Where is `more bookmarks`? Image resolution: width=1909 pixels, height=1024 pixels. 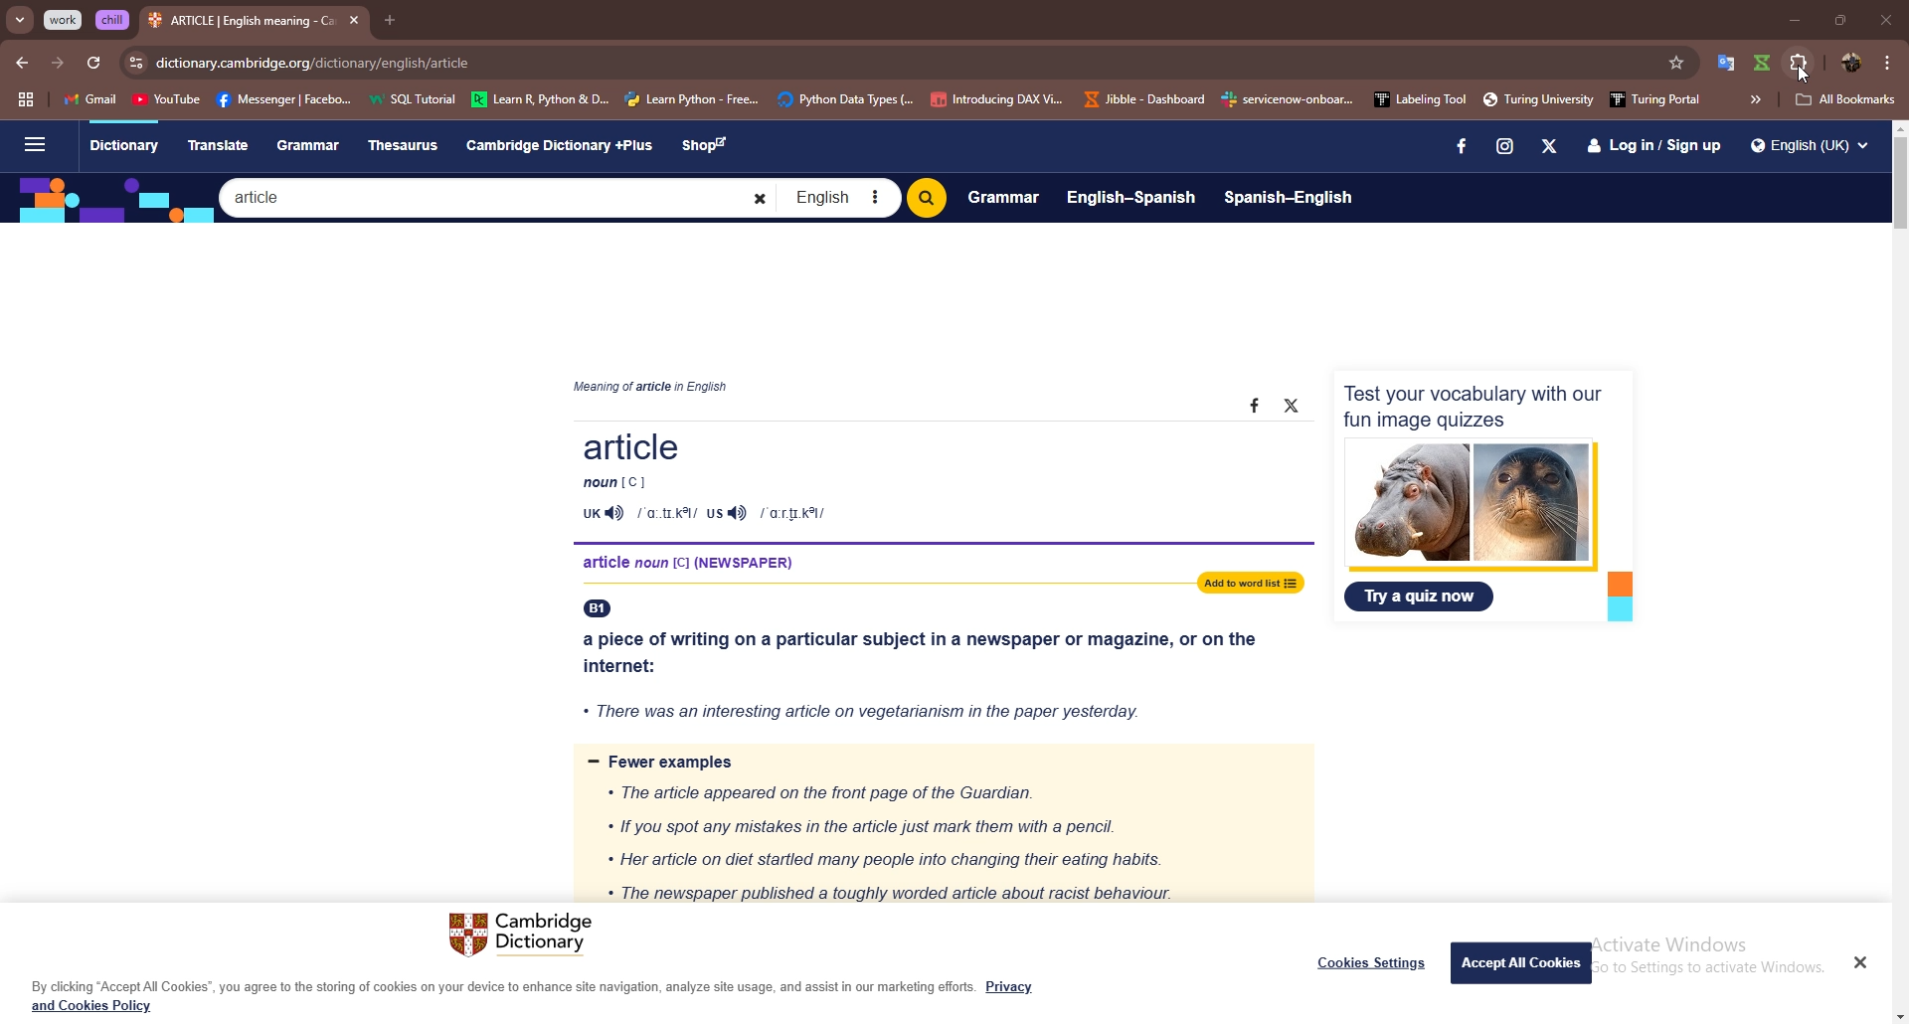
more bookmarks is located at coordinates (1754, 99).